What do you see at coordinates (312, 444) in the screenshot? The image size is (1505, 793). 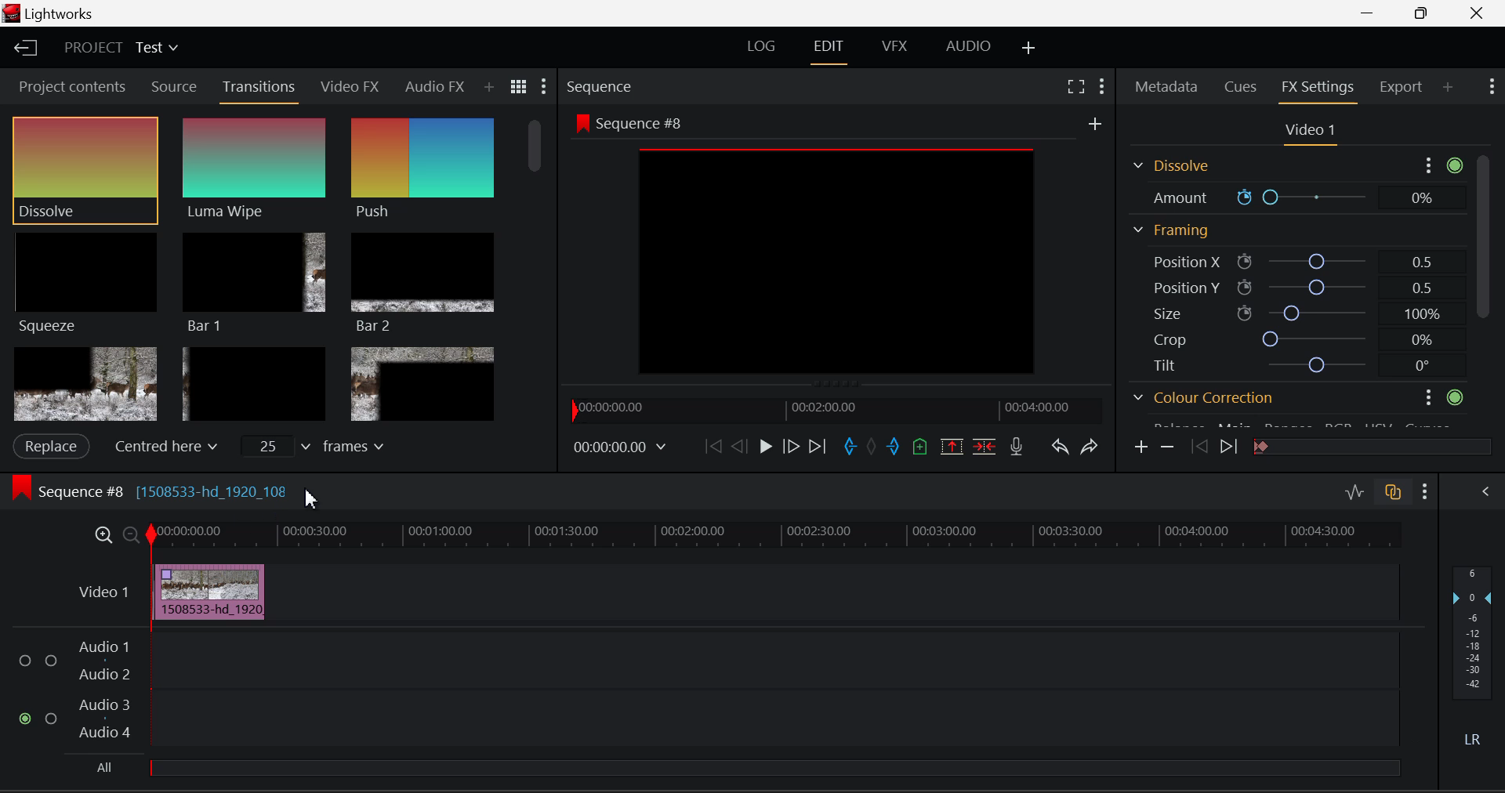 I see `frames input` at bounding box center [312, 444].